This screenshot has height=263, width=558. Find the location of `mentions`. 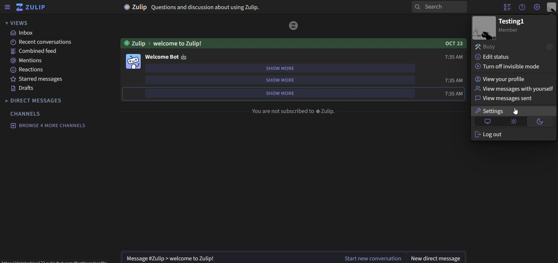

mentions is located at coordinates (26, 60).